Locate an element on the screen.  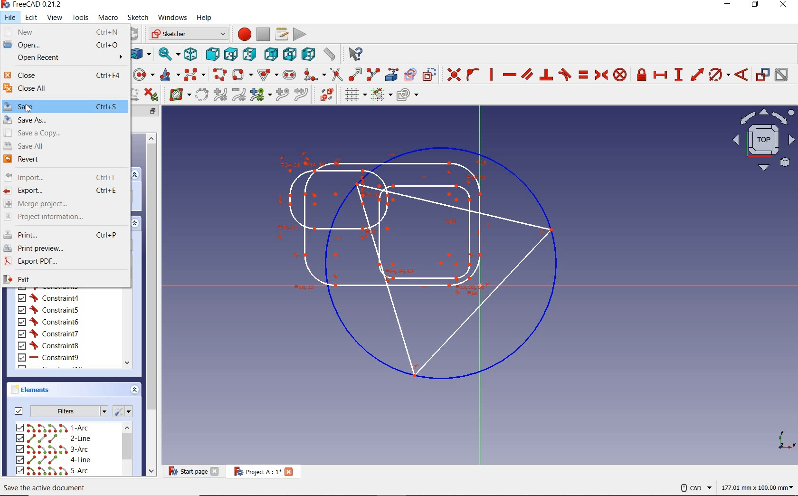
convert geometry  to B-spline is located at coordinates (202, 95).